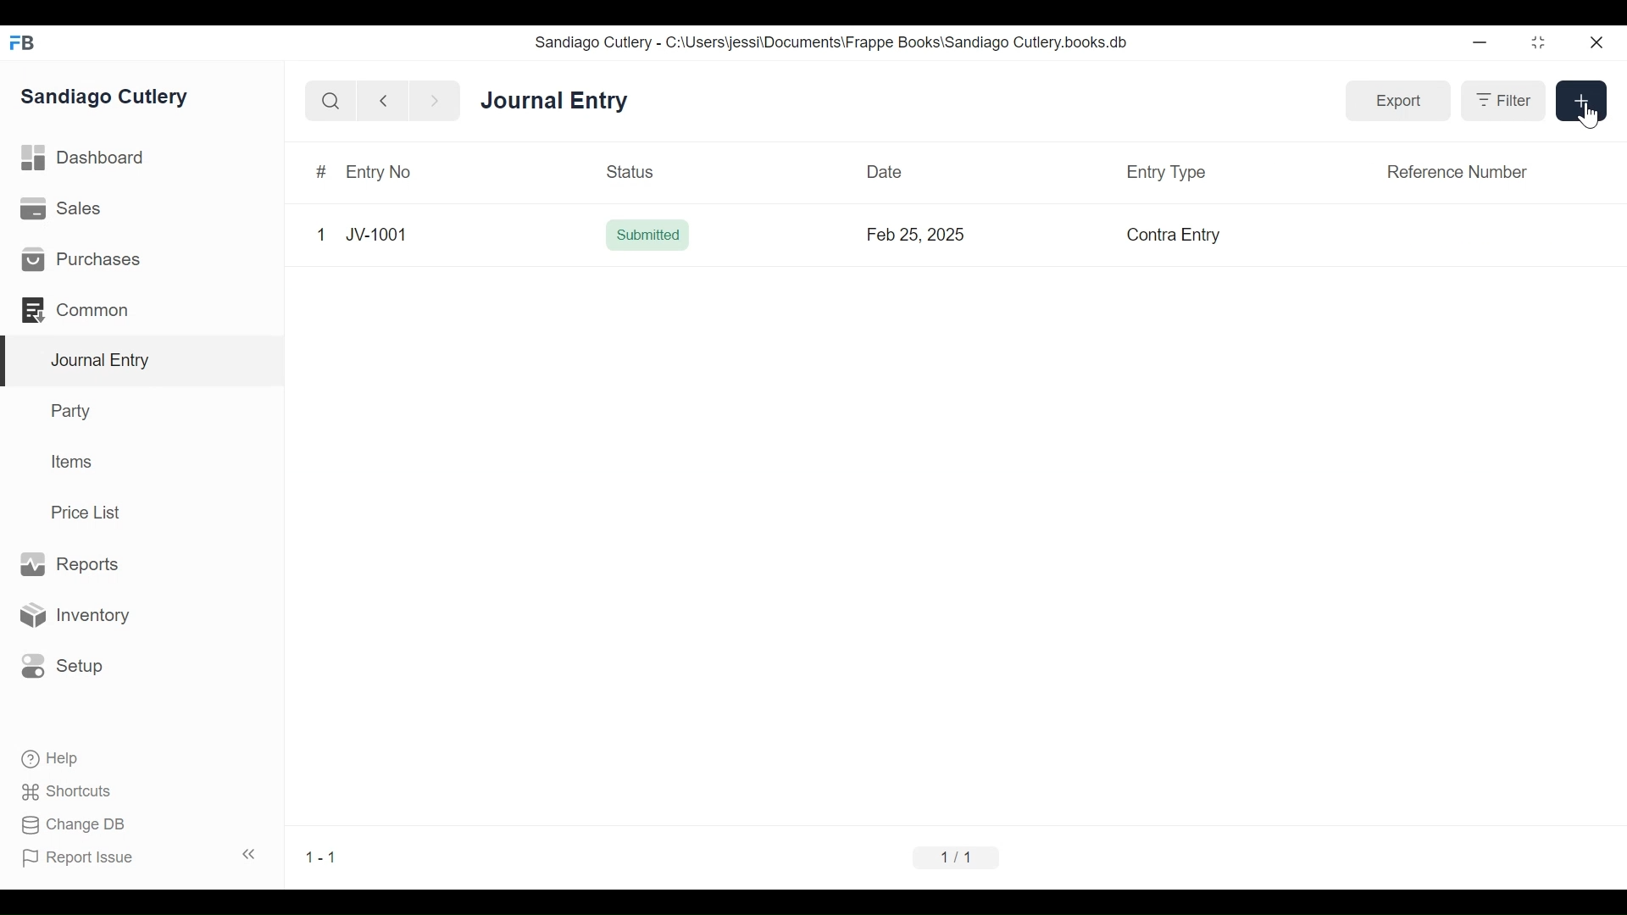 This screenshot has width=1627, height=915. What do you see at coordinates (1454, 171) in the screenshot?
I see `Reference Number` at bounding box center [1454, 171].